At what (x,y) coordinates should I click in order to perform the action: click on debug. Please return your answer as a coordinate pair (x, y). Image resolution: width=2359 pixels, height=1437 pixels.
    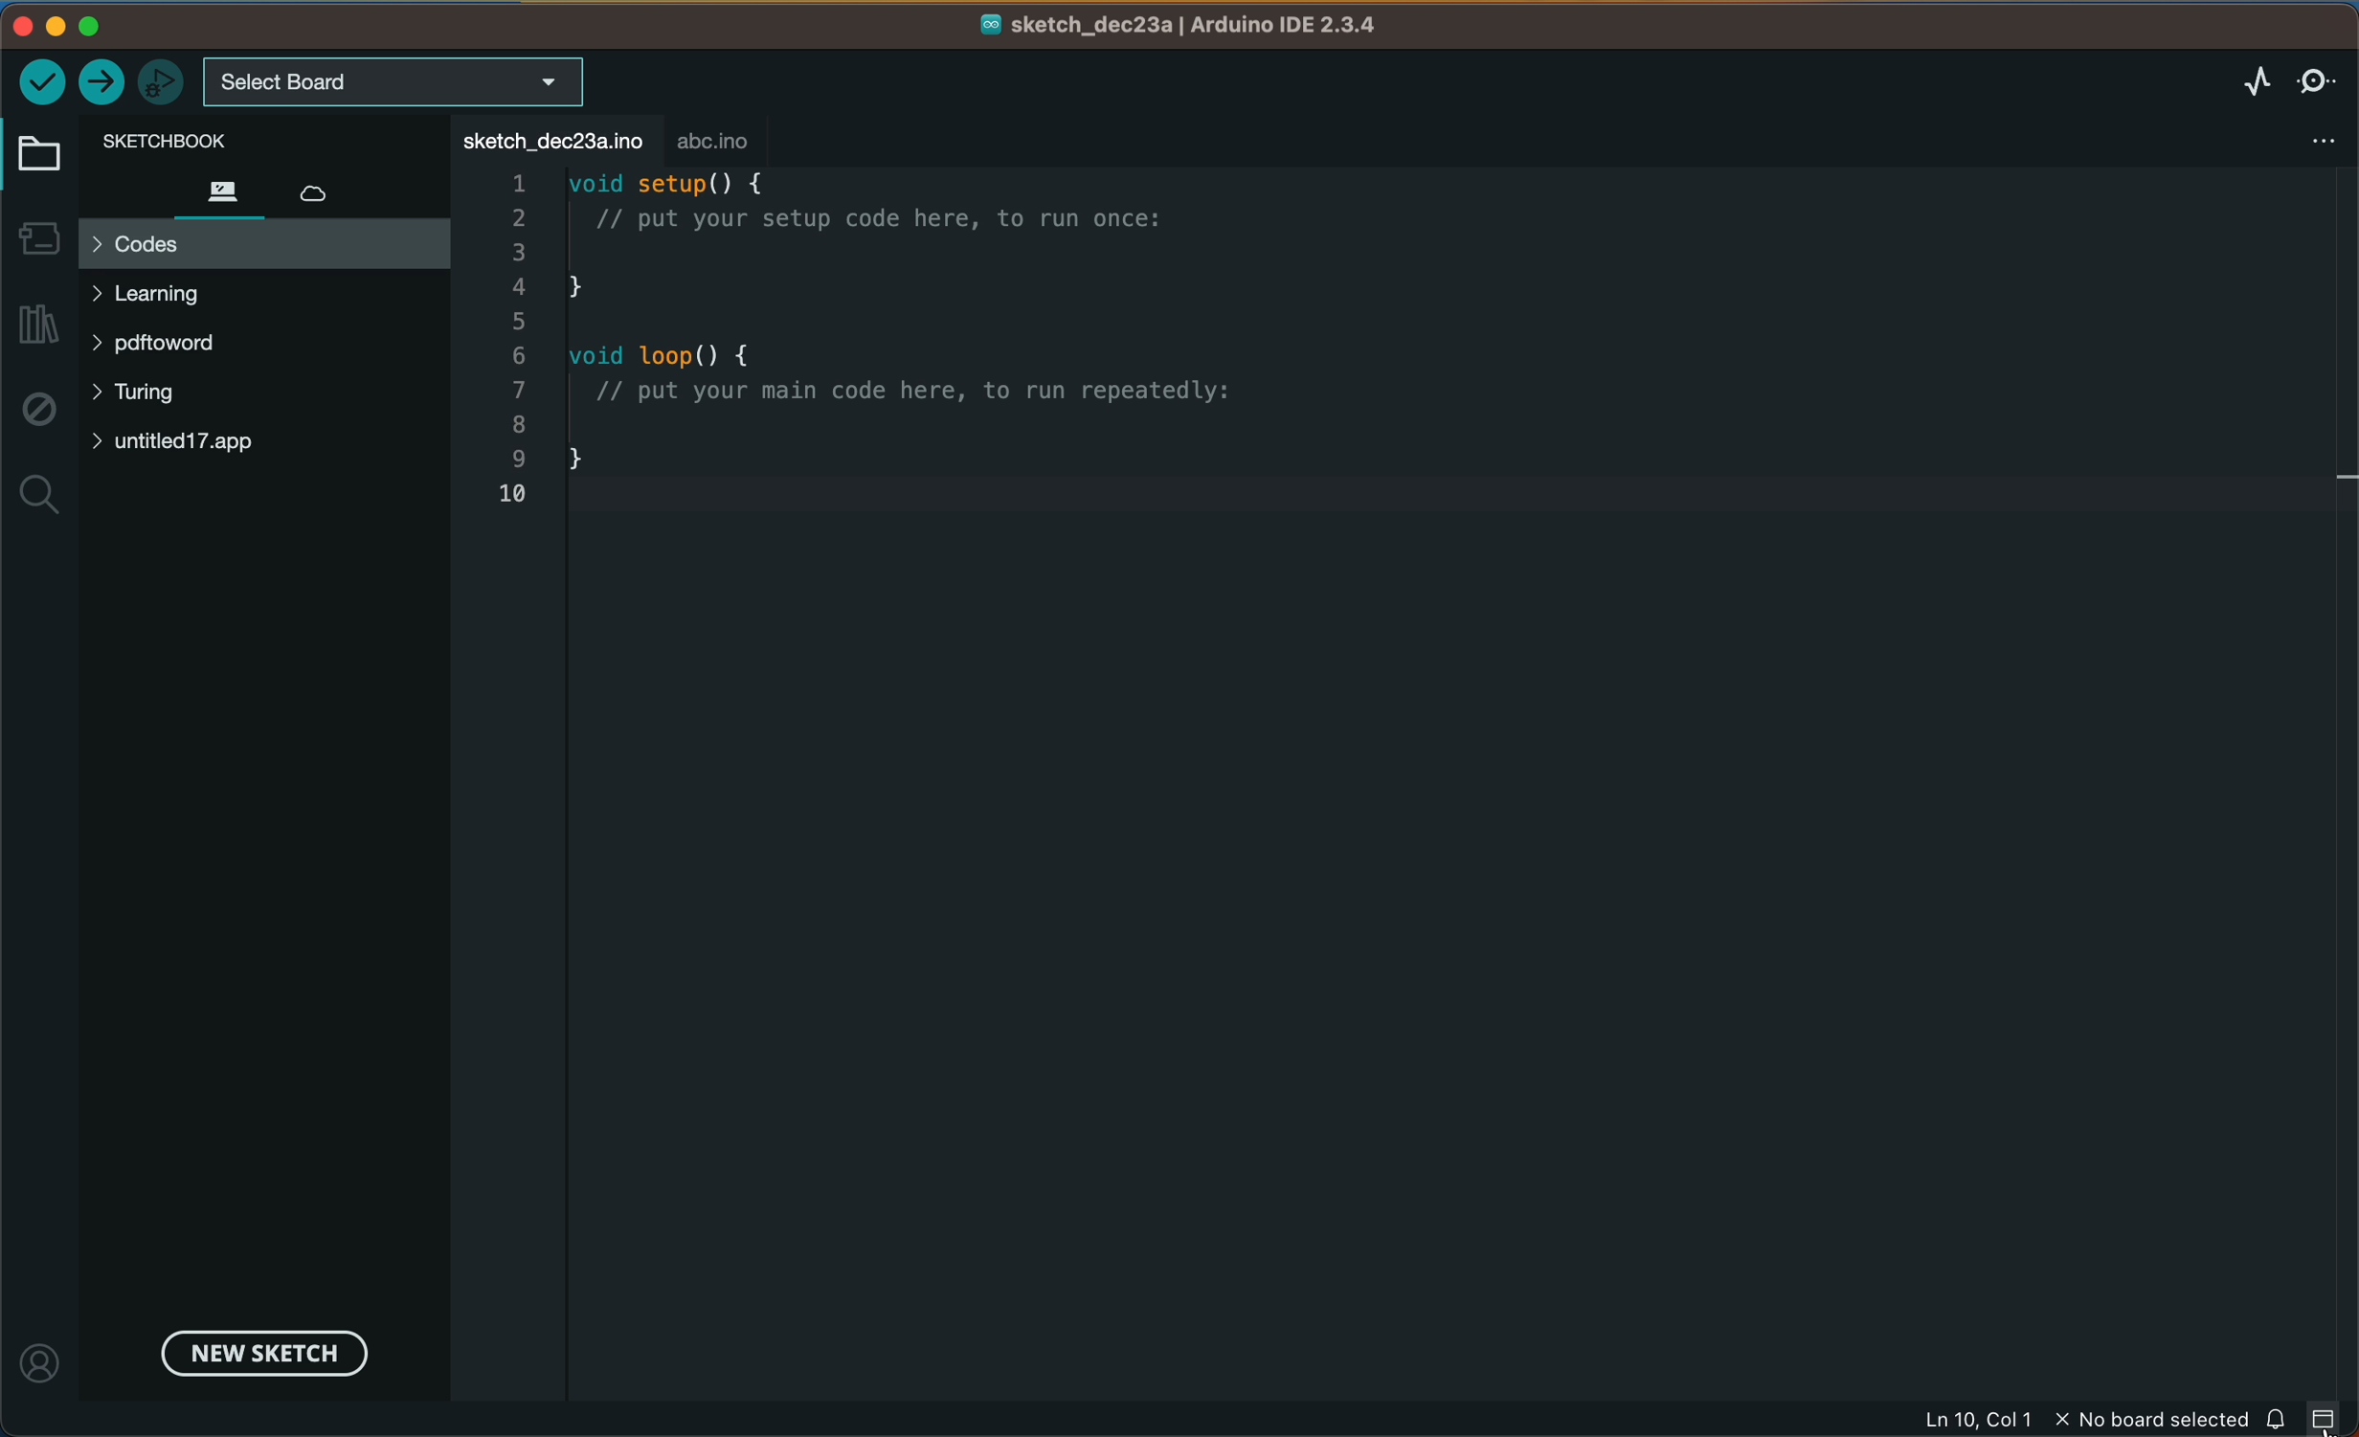
    Looking at the image, I should click on (35, 408).